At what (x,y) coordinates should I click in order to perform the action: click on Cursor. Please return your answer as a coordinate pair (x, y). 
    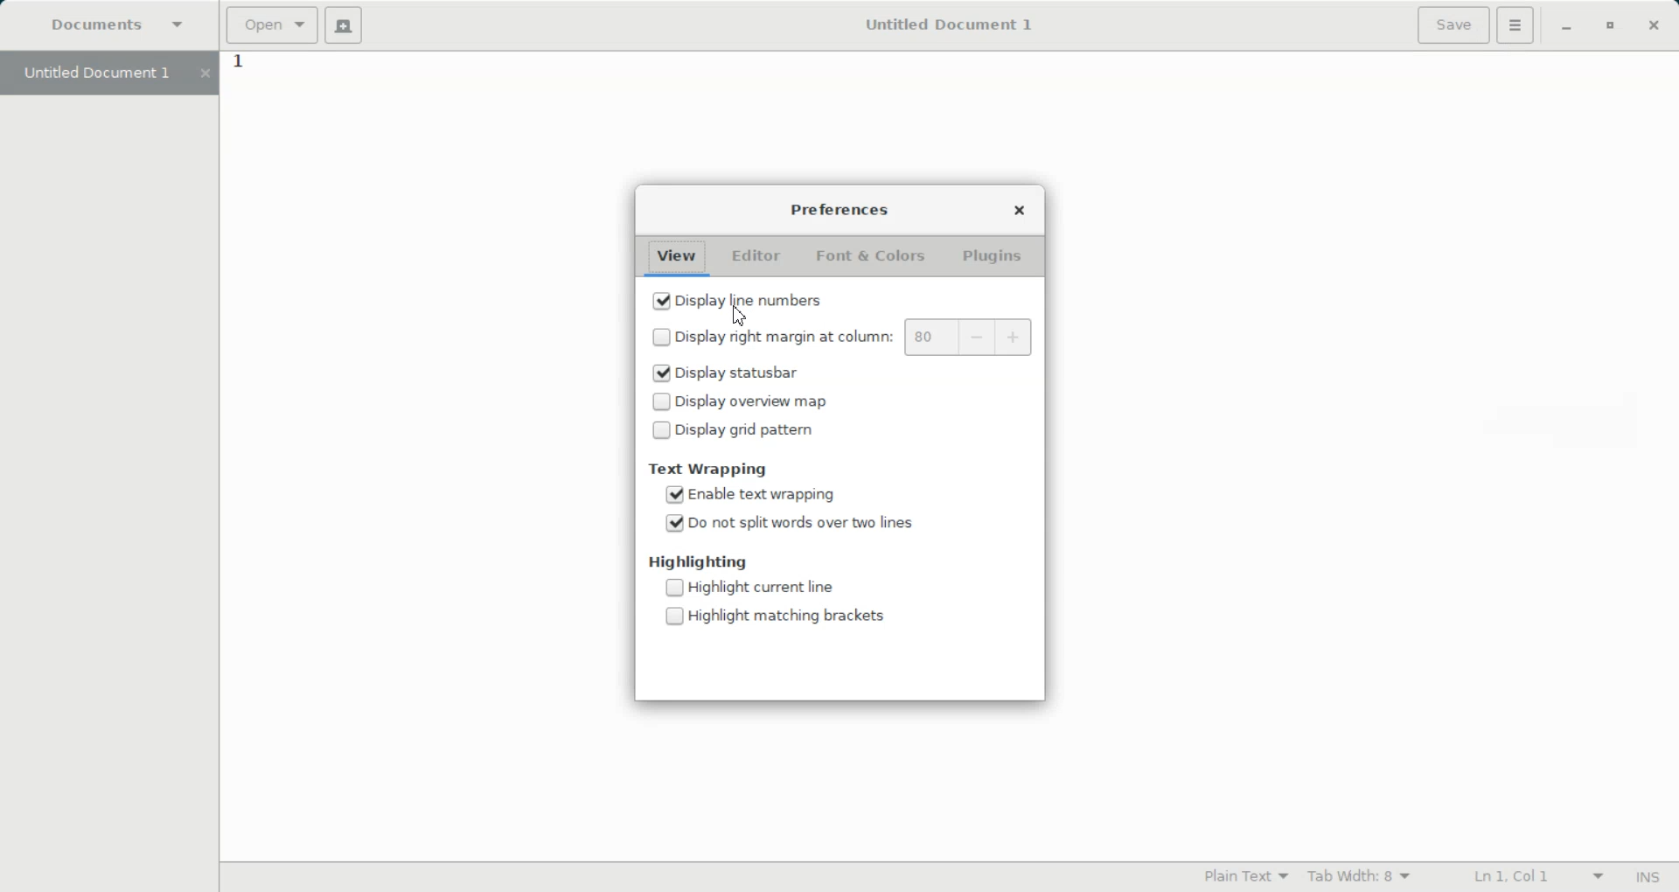
    Looking at the image, I should click on (742, 318).